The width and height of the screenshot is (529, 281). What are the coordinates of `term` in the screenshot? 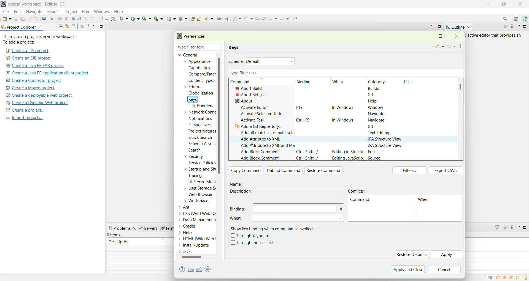 It's located at (167, 228).